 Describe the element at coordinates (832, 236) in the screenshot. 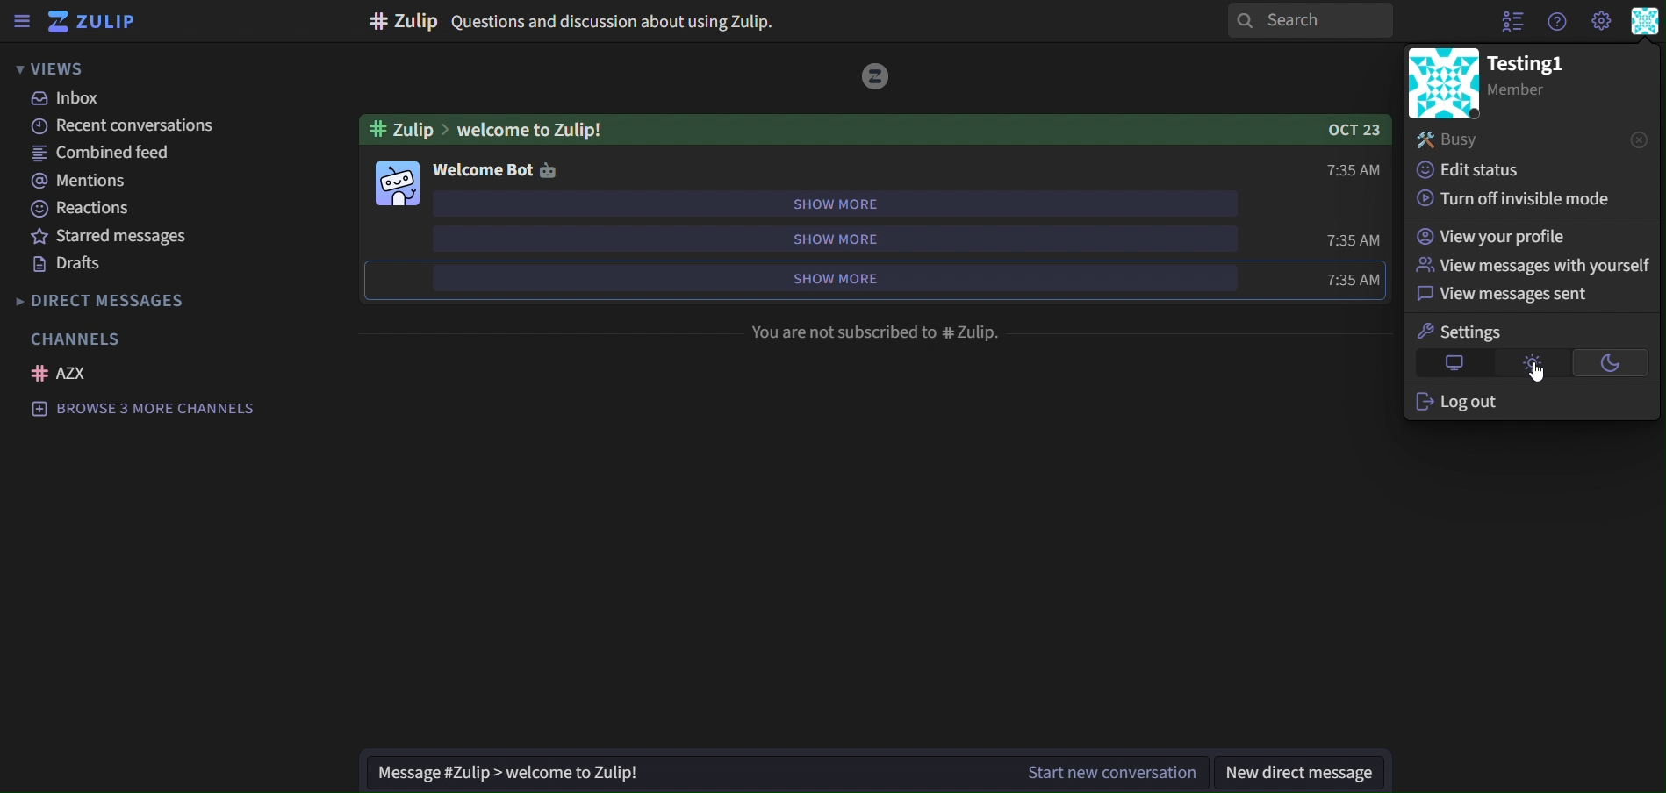

I see `show more` at that location.